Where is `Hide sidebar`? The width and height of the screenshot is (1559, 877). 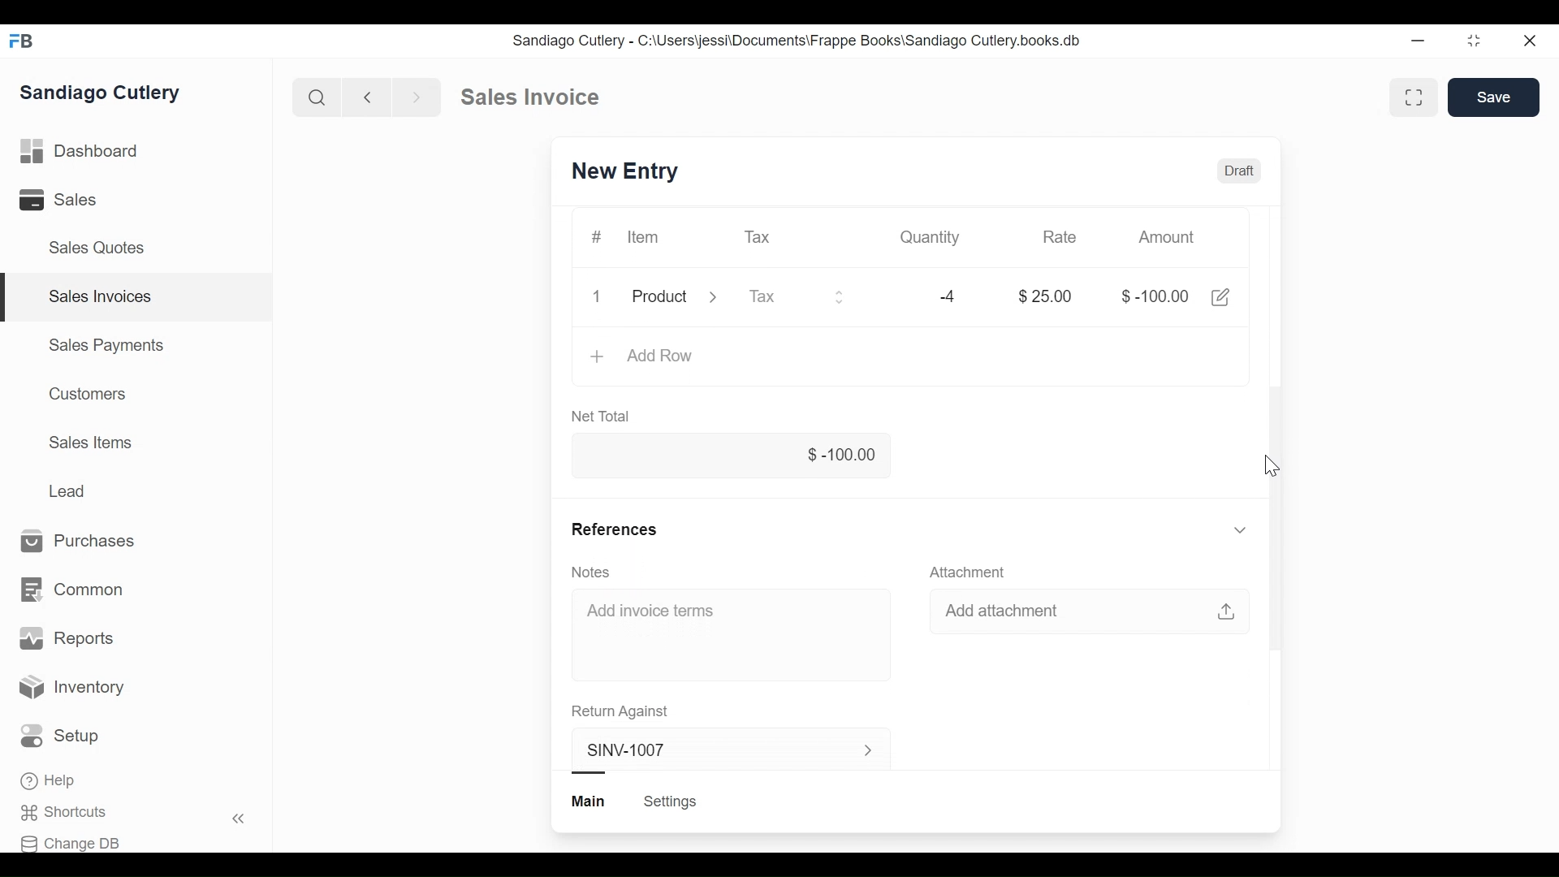
Hide sidebar is located at coordinates (240, 819).